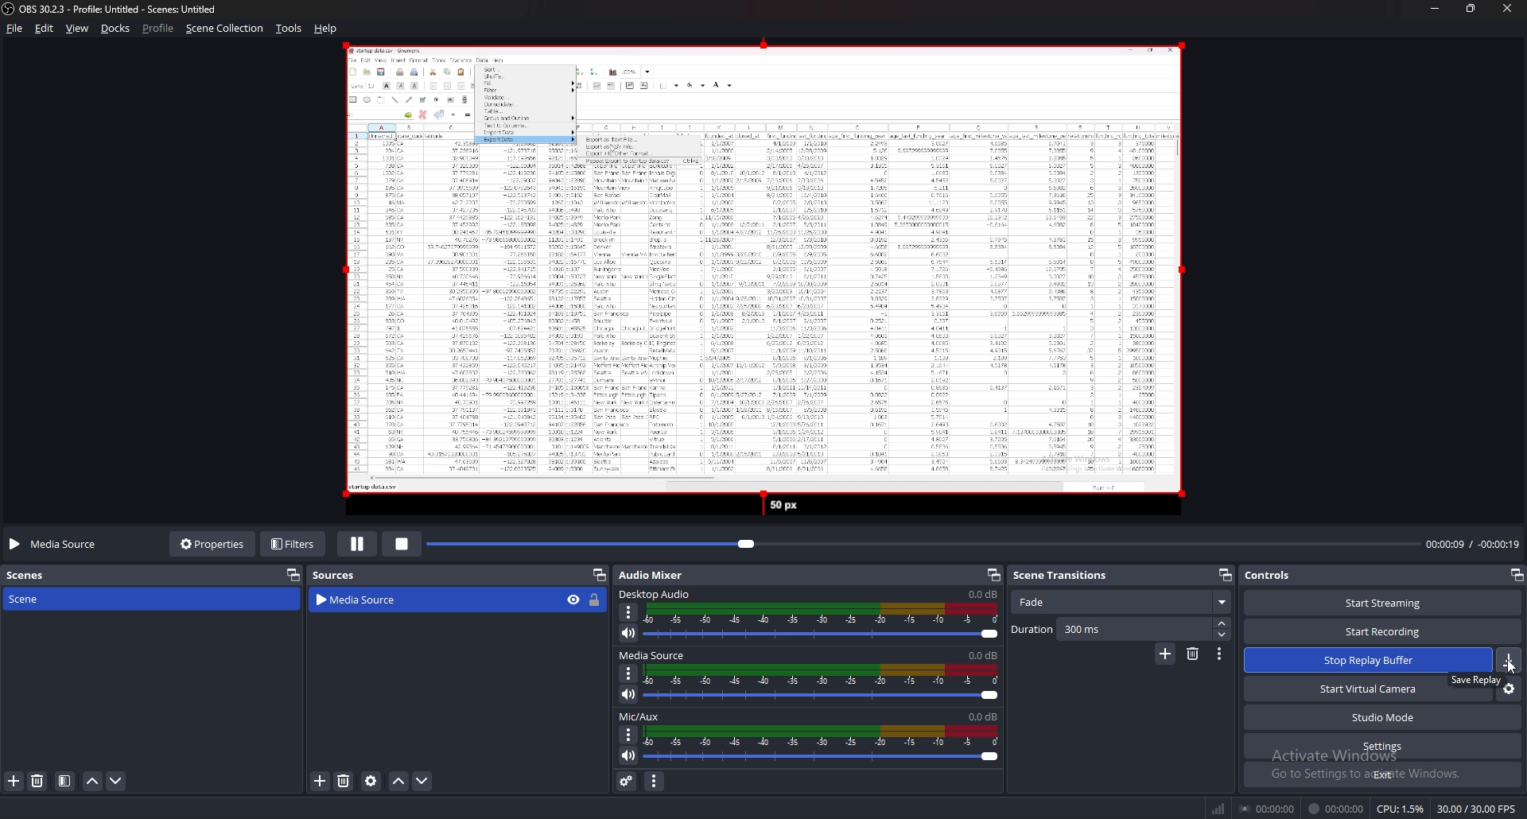  I want to click on decrease duration, so click(1224, 635).